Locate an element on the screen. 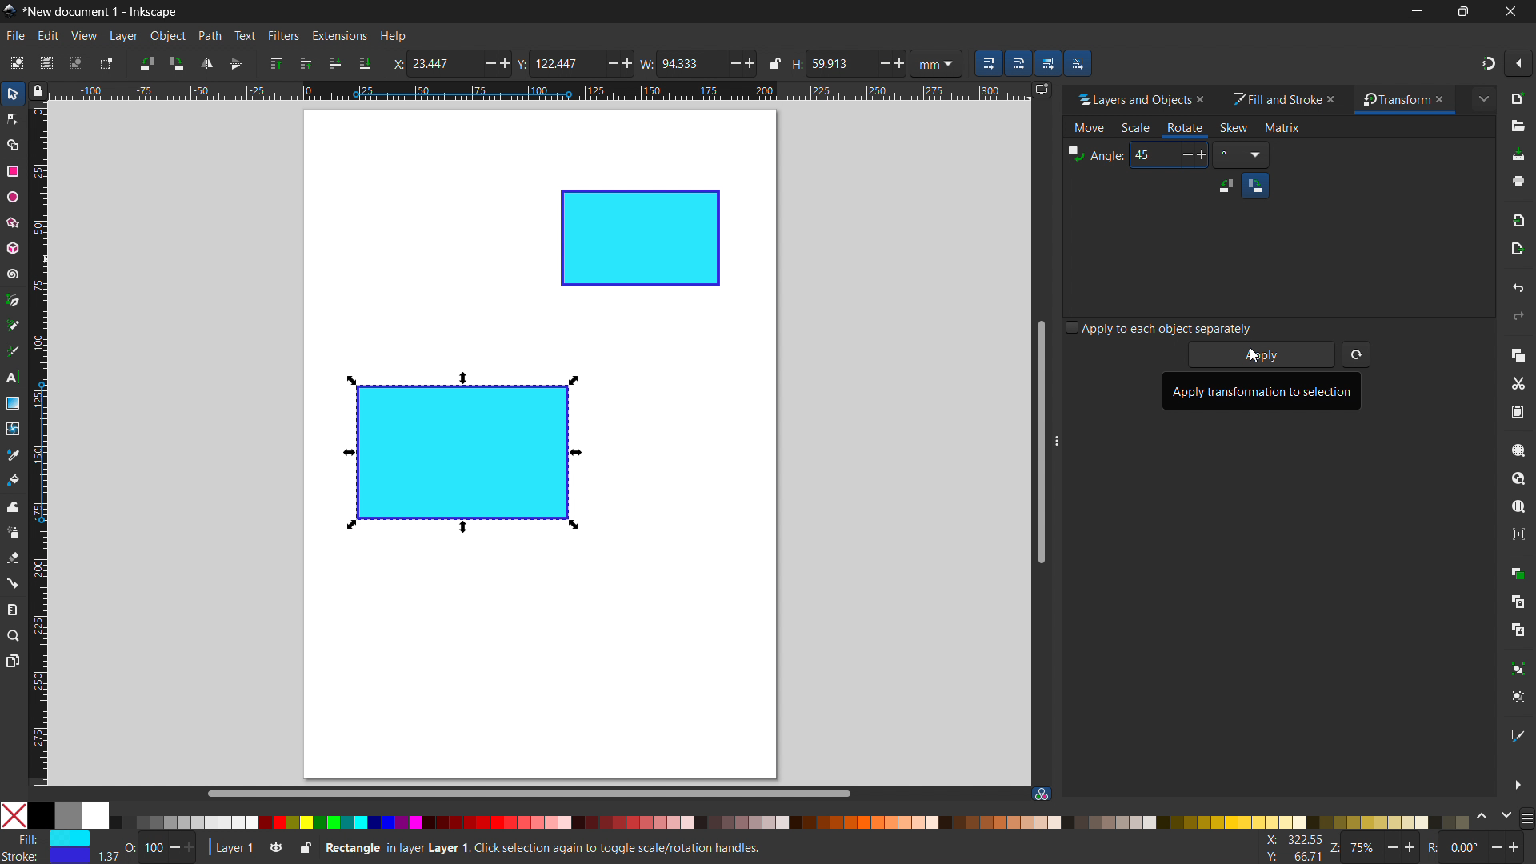 The width and height of the screenshot is (1536, 864). edit is located at coordinates (48, 36).